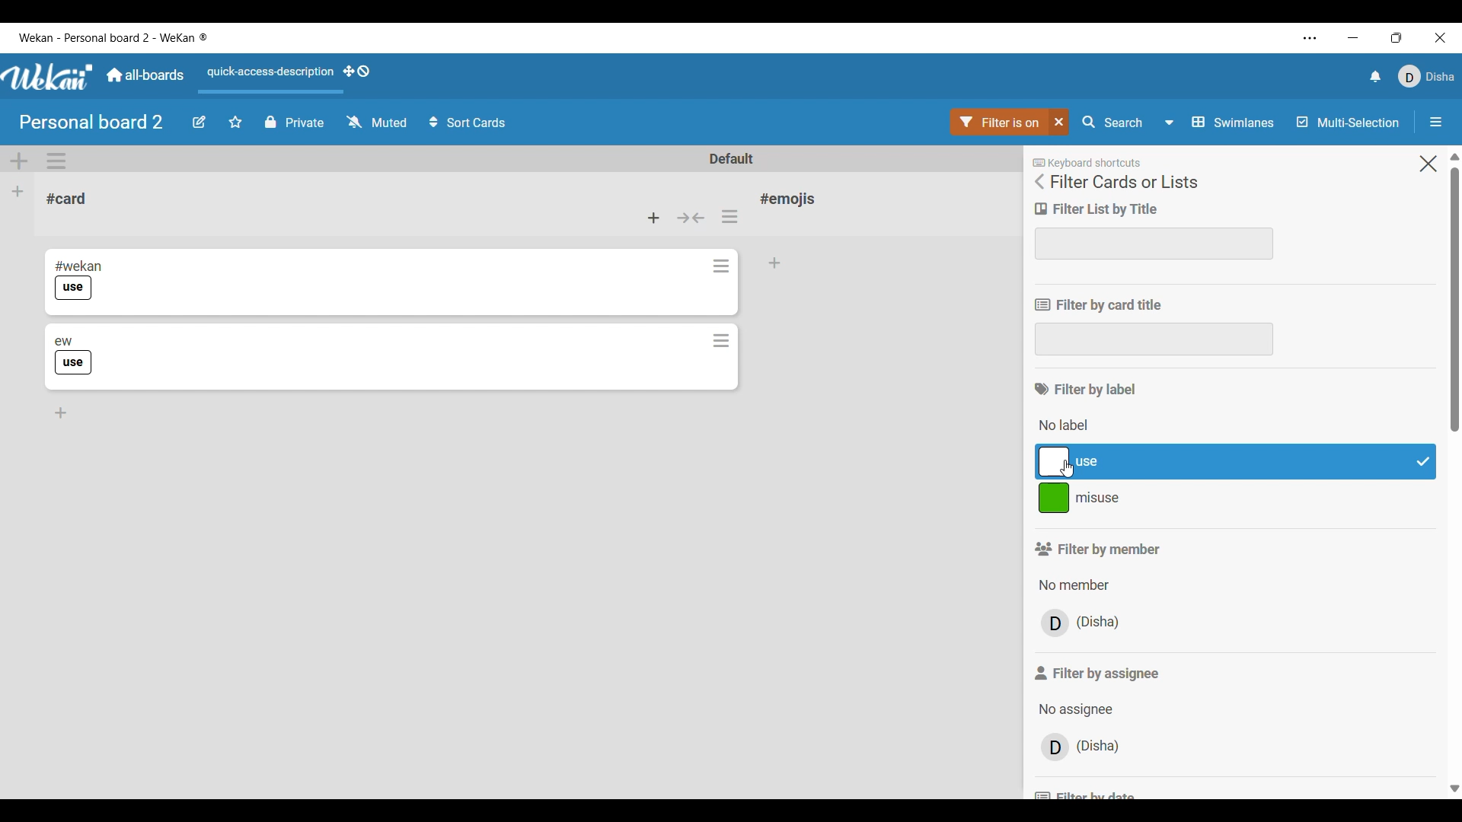 The height and width of the screenshot is (822, 1462). I want to click on Add list, so click(18, 192).